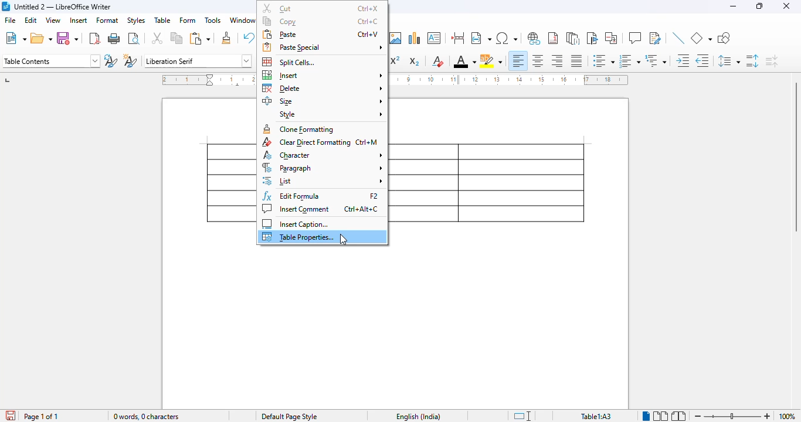 Image resolution: width=801 pixels, height=422 pixels. Describe the element at coordinates (177, 39) in the screenshot. I see `copy` at that location.